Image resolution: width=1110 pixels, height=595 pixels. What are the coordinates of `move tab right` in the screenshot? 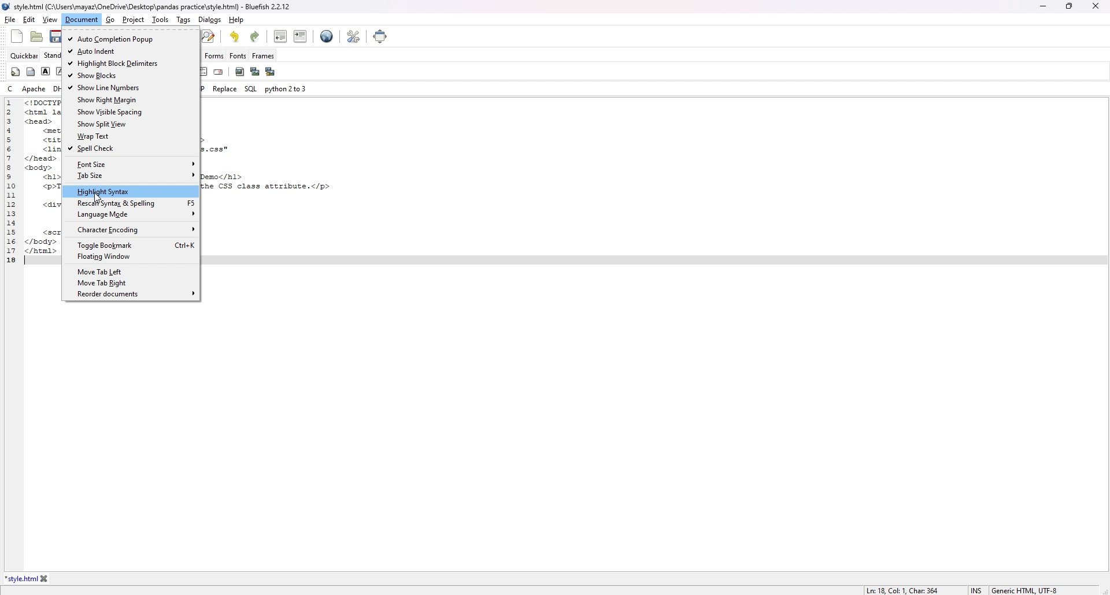 It's located at (130, 283).